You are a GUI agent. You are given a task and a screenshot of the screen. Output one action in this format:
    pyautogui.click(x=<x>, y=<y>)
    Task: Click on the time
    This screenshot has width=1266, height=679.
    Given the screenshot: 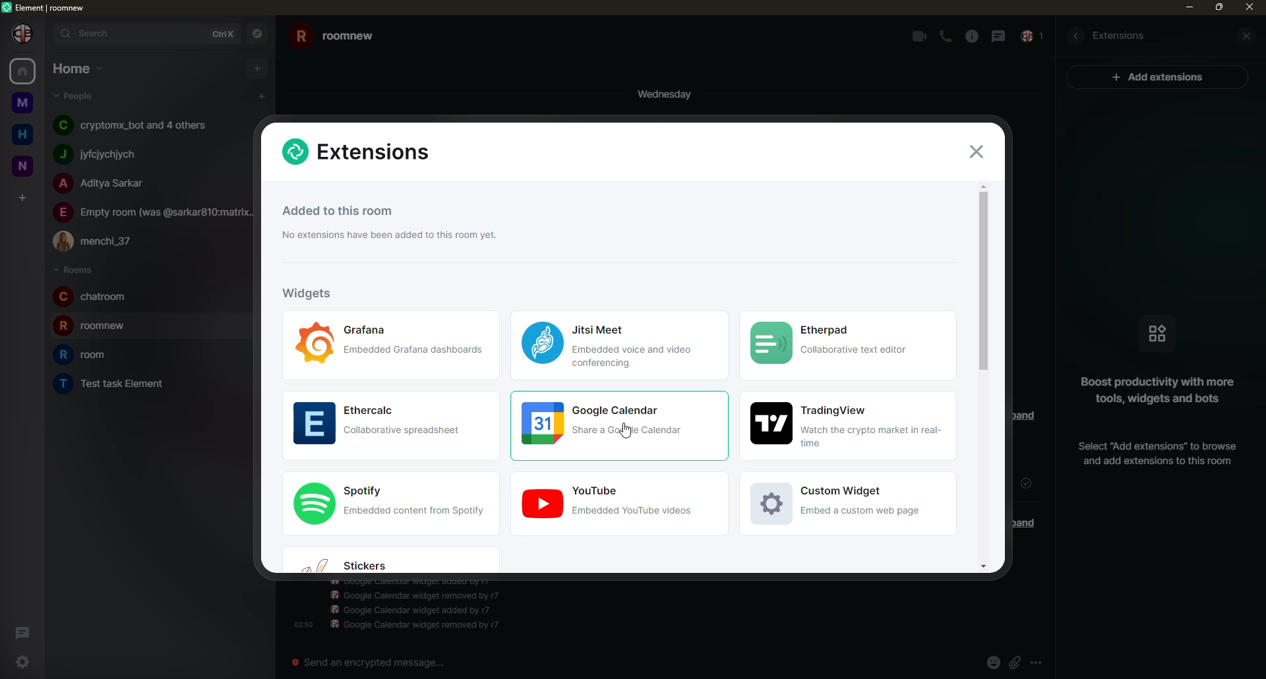 What is the action you would take?
    pyautogui.click(x=301, y=624)
    